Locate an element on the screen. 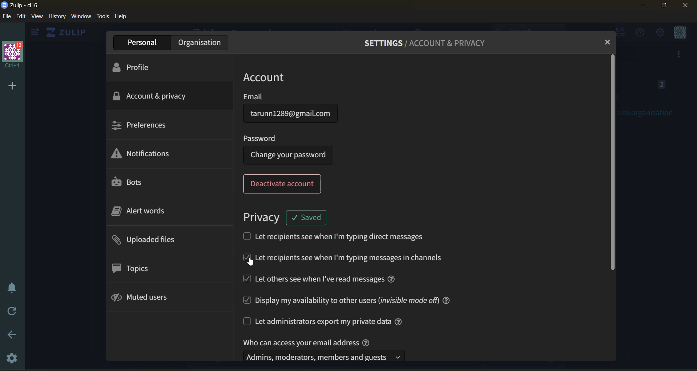  preferences is located at coordinates (139, 124).